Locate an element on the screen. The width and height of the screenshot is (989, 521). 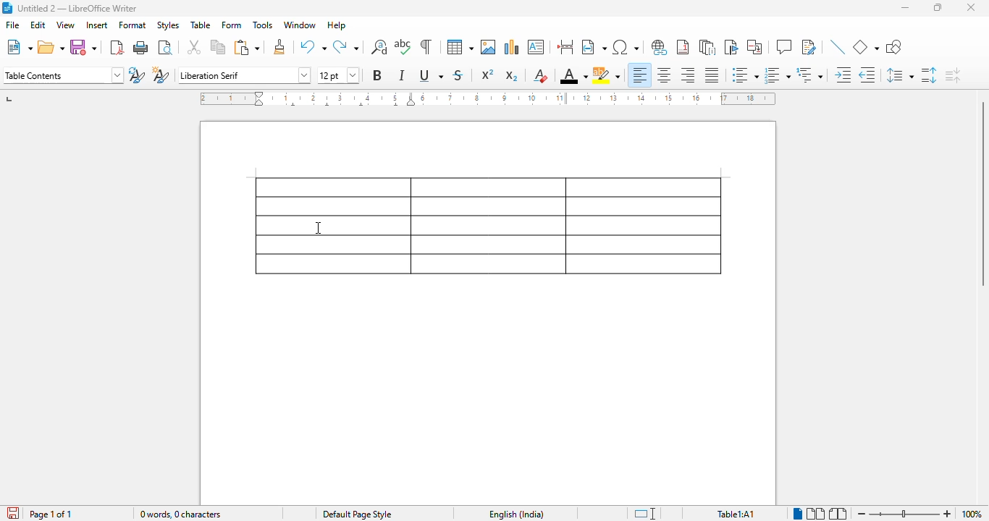
file is located at coordinates (12, 25).